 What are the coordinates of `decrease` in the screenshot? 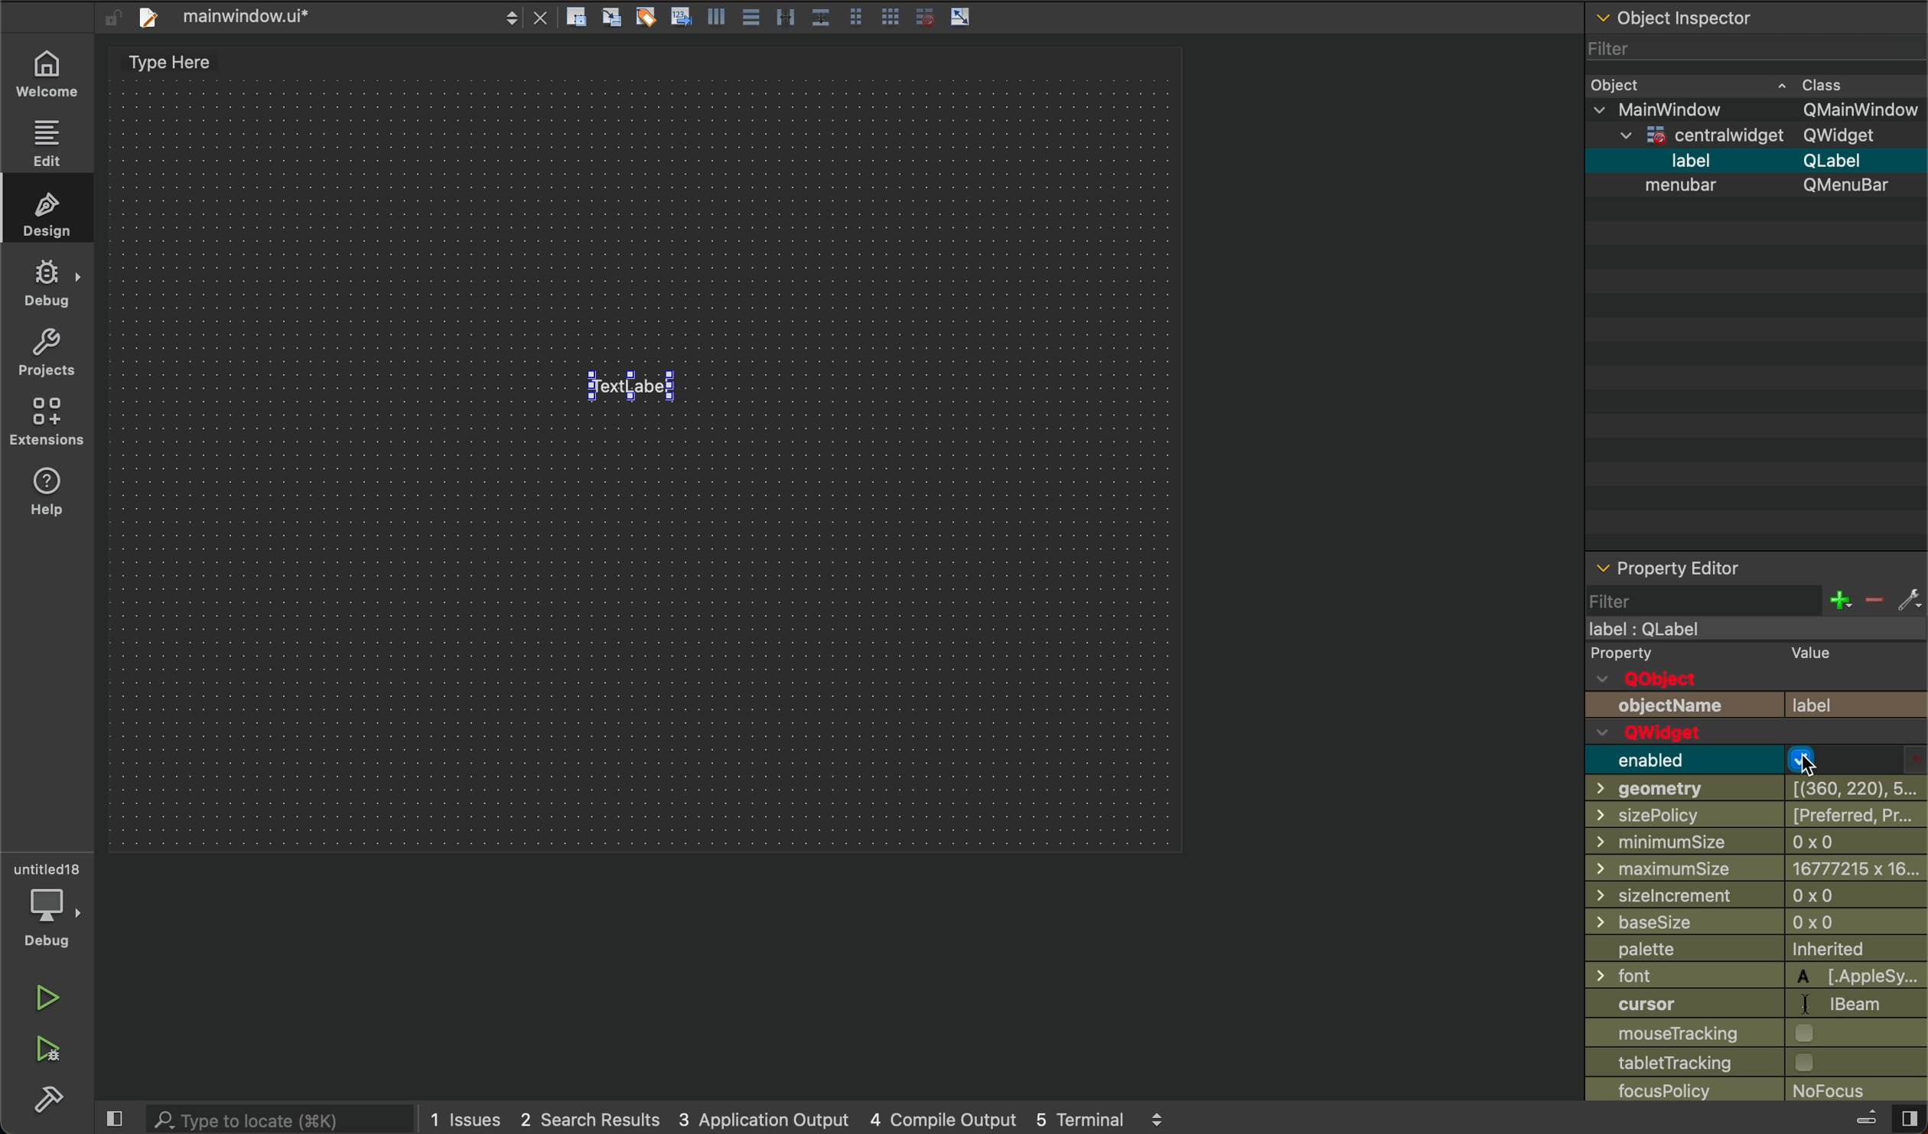 It's located at (1876, 598).